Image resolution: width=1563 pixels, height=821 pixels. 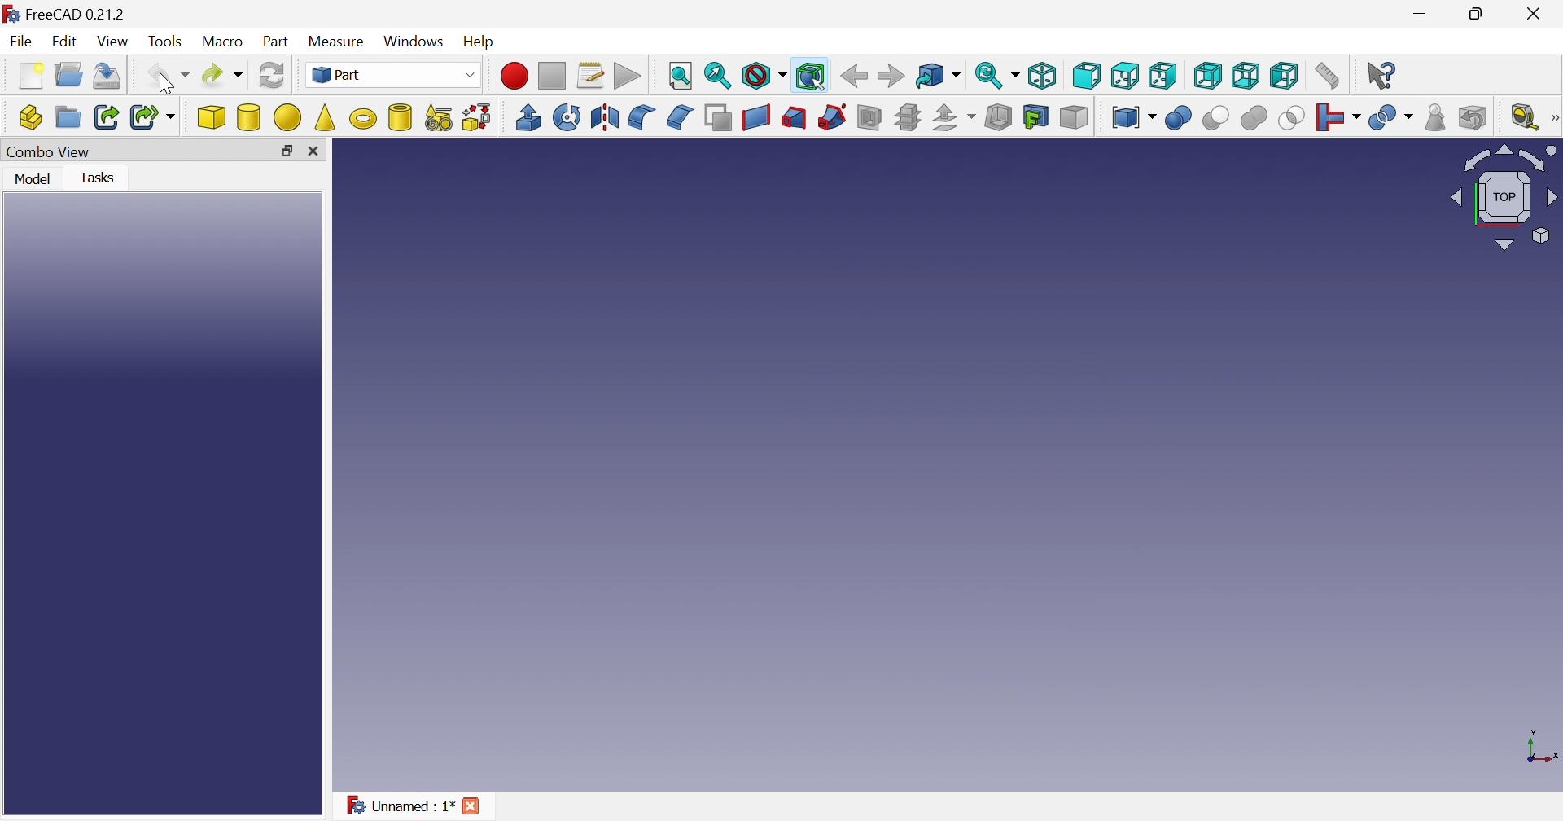 What do you see at coordinates (364, 118) in the screenshot?
I see `Donut` at bounding box center [364, 118].